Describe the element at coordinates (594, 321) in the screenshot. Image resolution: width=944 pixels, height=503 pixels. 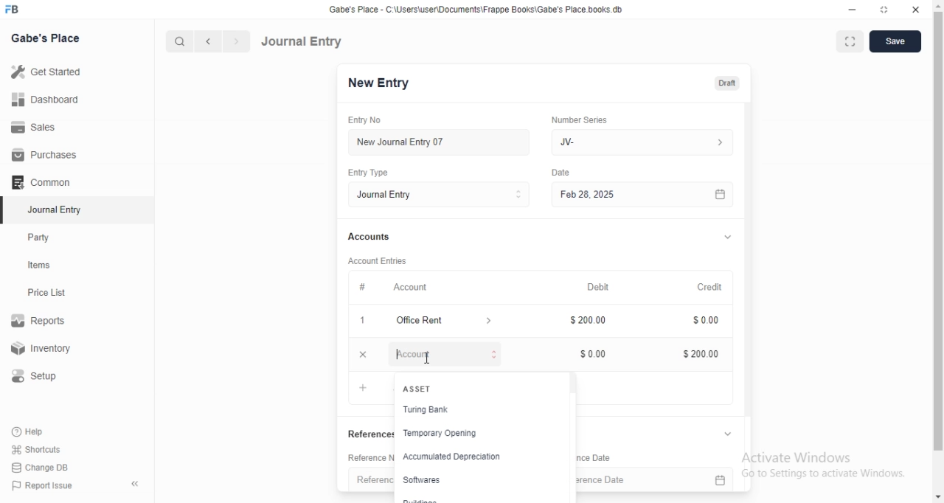
I see `200` at that location.